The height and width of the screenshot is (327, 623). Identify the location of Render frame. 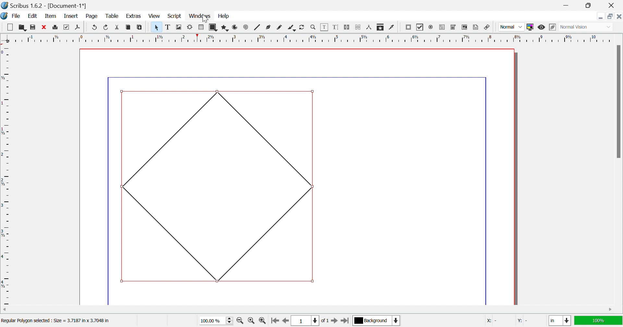
(190, 27).